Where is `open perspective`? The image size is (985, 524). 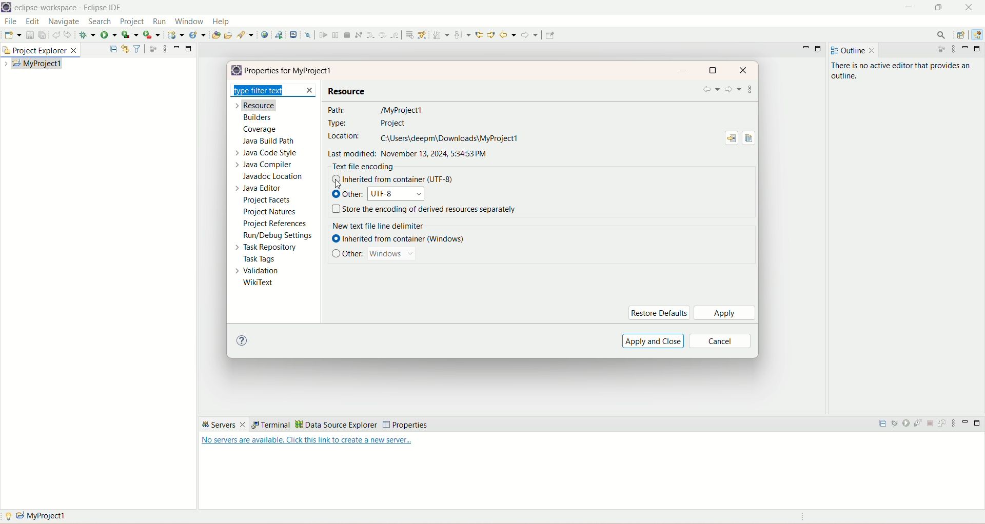 open perspective is located at coordinates (961, 34).